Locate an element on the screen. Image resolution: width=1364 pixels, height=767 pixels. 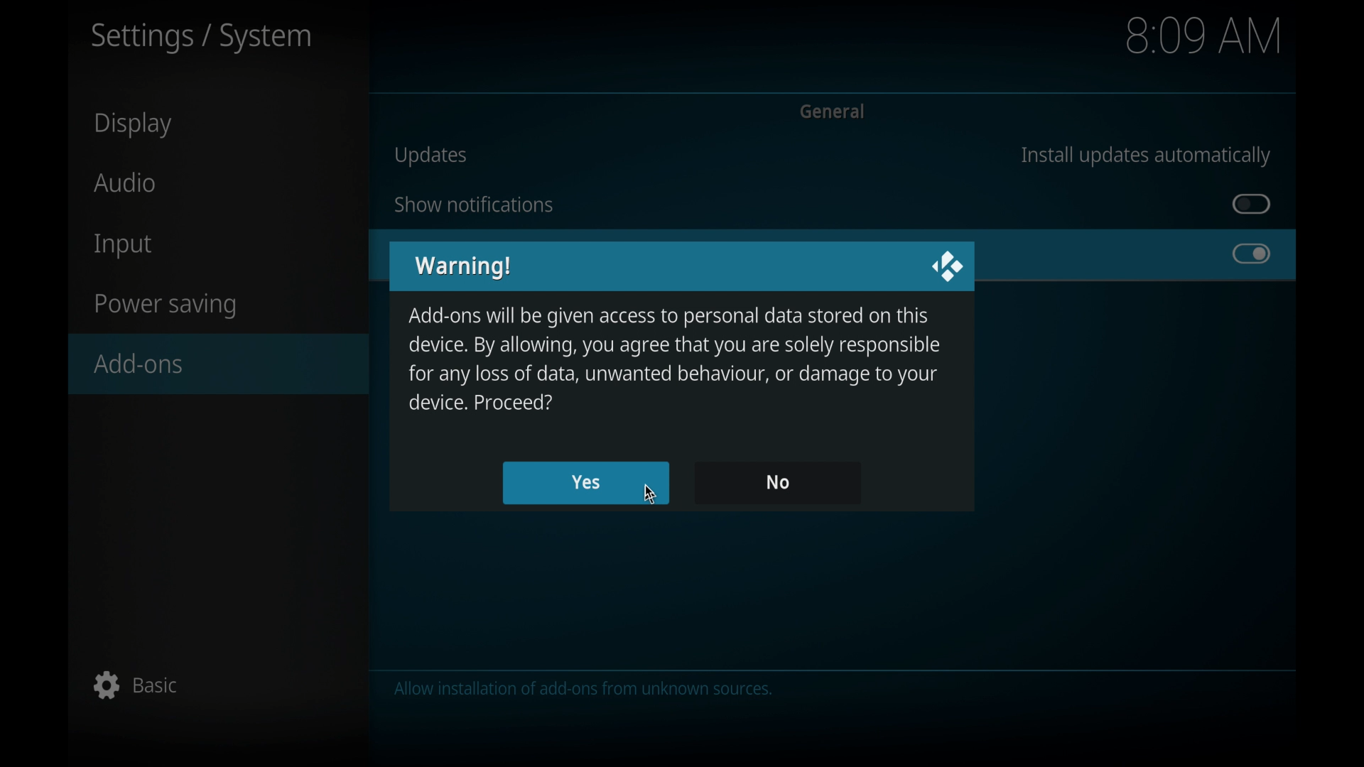
cursor is located at coordinates (649, 494).